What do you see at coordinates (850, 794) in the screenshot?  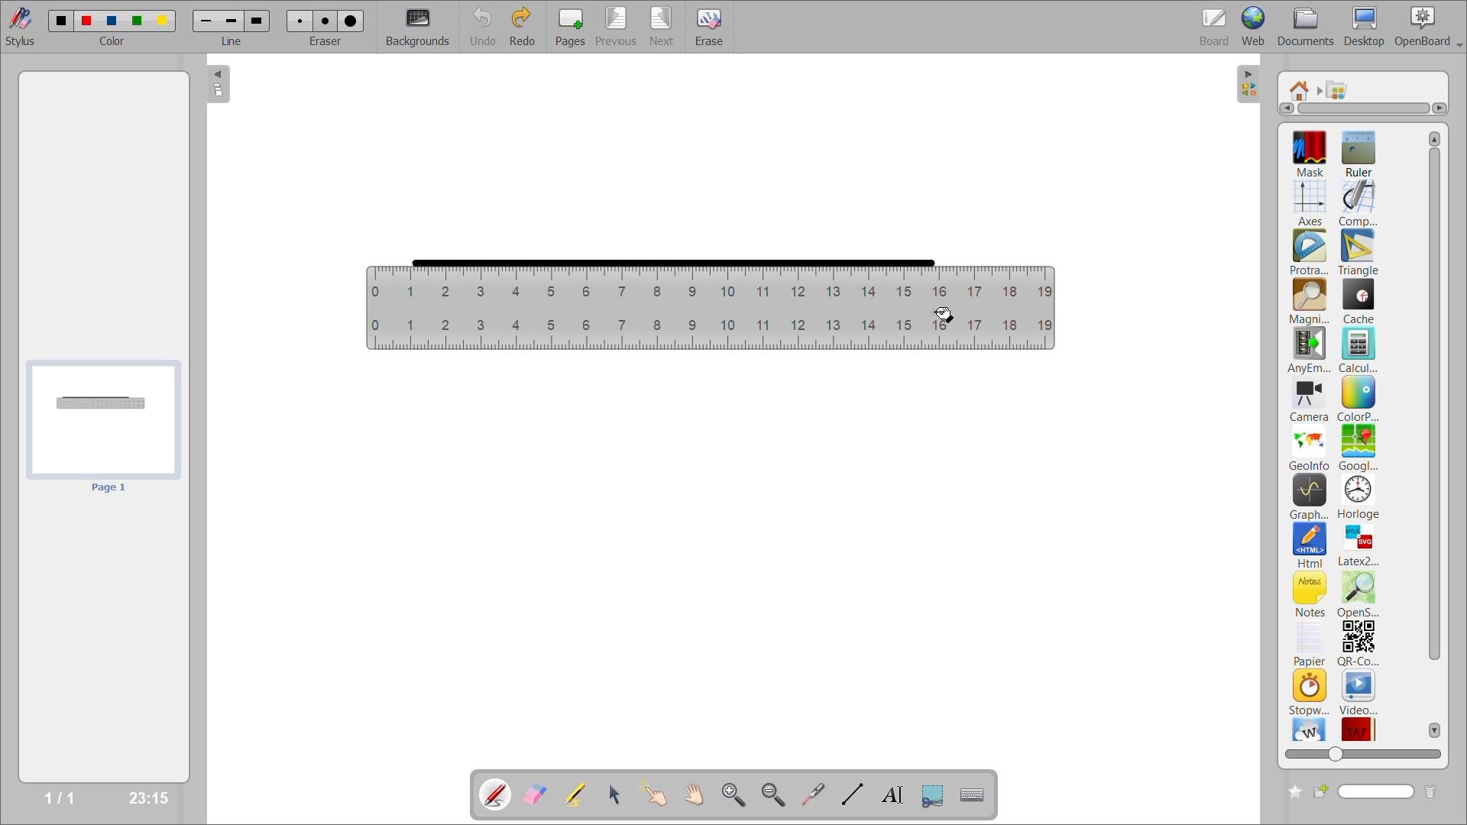 I see `draw lines` at bounding box center [850, 794].